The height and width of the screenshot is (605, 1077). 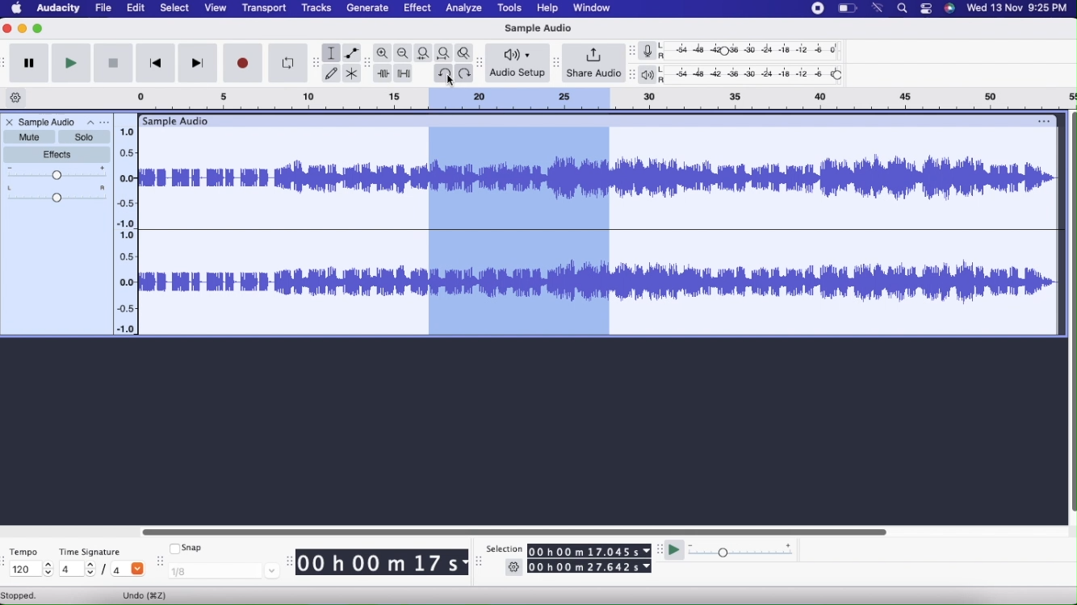 I want to click on Minimize, so click(x=23, y=29).